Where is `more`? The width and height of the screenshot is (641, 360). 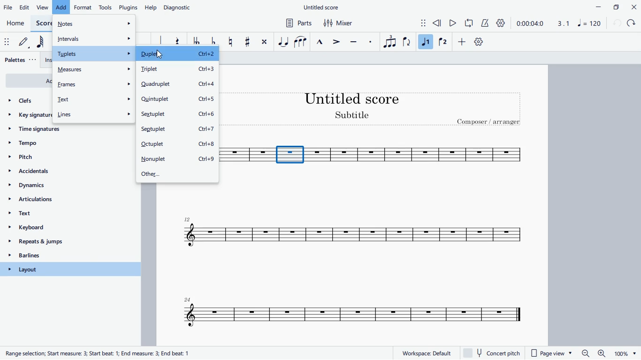 more is located at coordinates (463, 43).